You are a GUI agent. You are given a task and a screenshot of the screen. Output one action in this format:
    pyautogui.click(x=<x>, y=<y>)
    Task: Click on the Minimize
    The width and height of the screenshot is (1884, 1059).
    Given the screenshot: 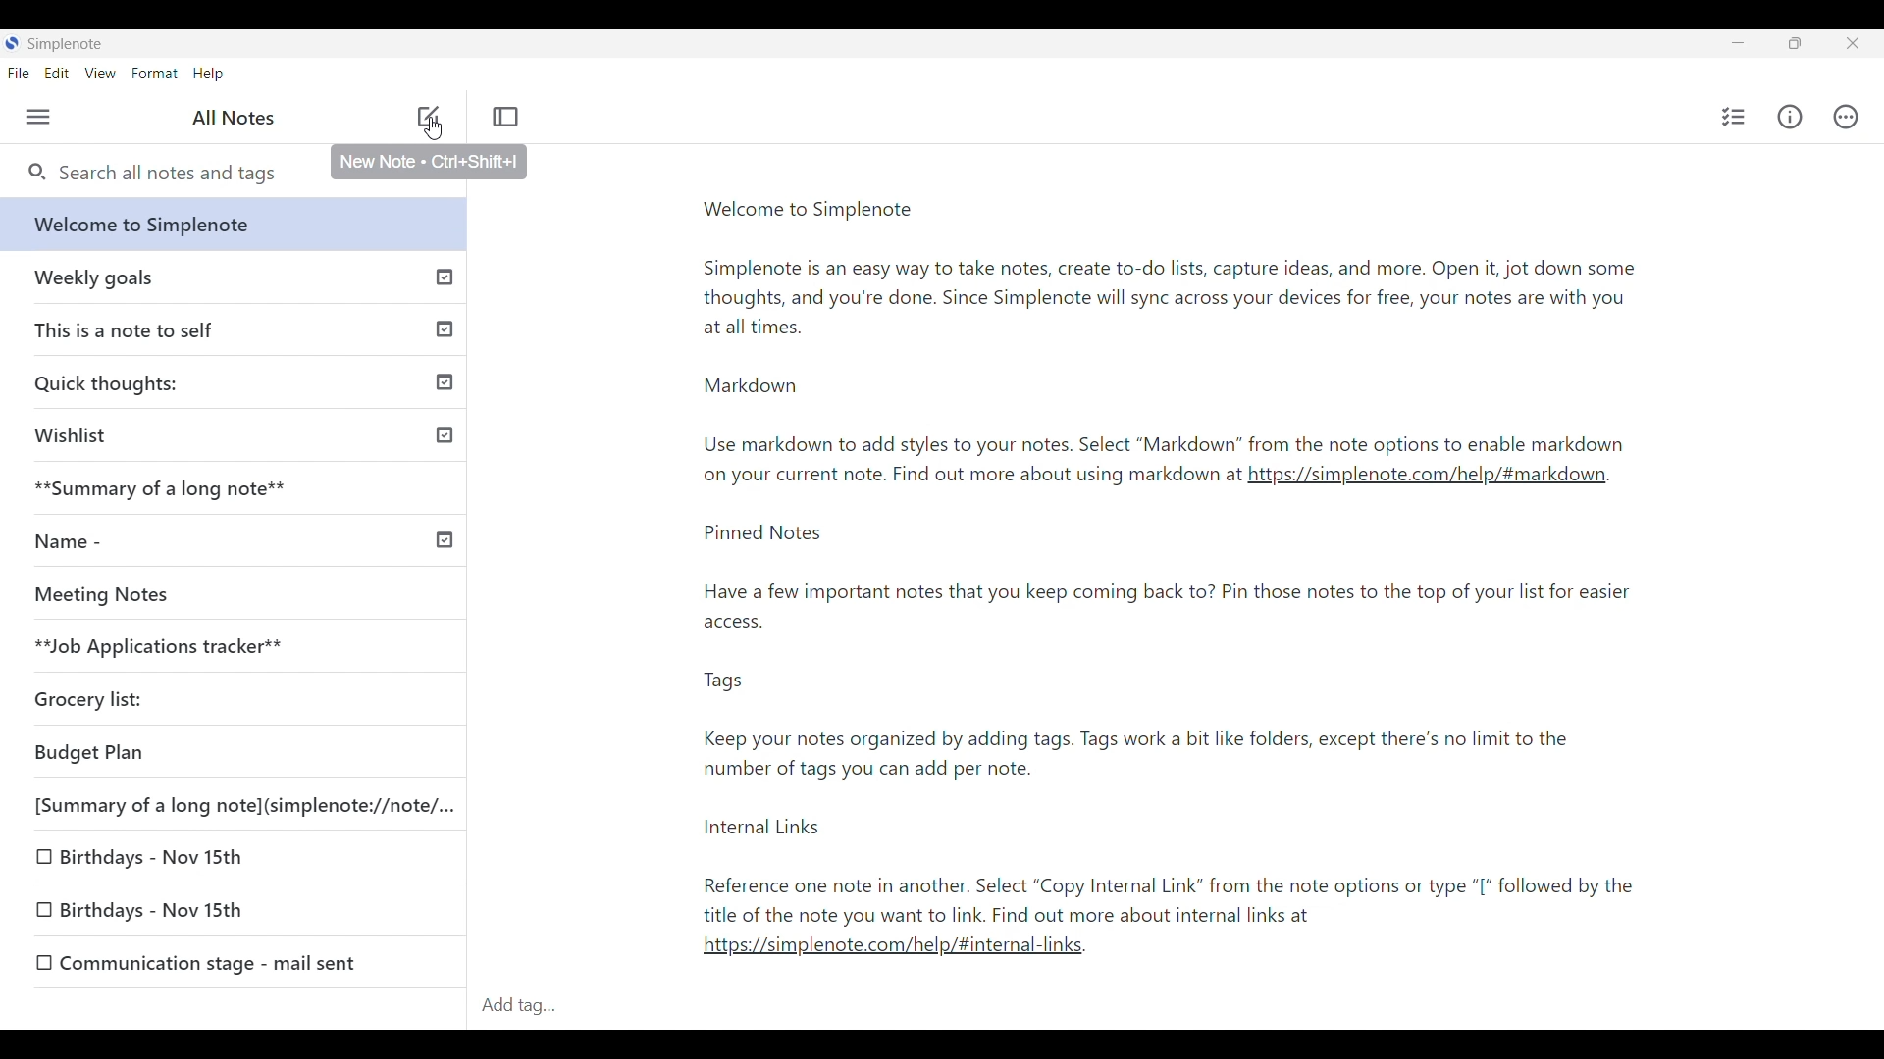 What is the action you would take?
    pyautogui.click(x=1738, y=42)
    